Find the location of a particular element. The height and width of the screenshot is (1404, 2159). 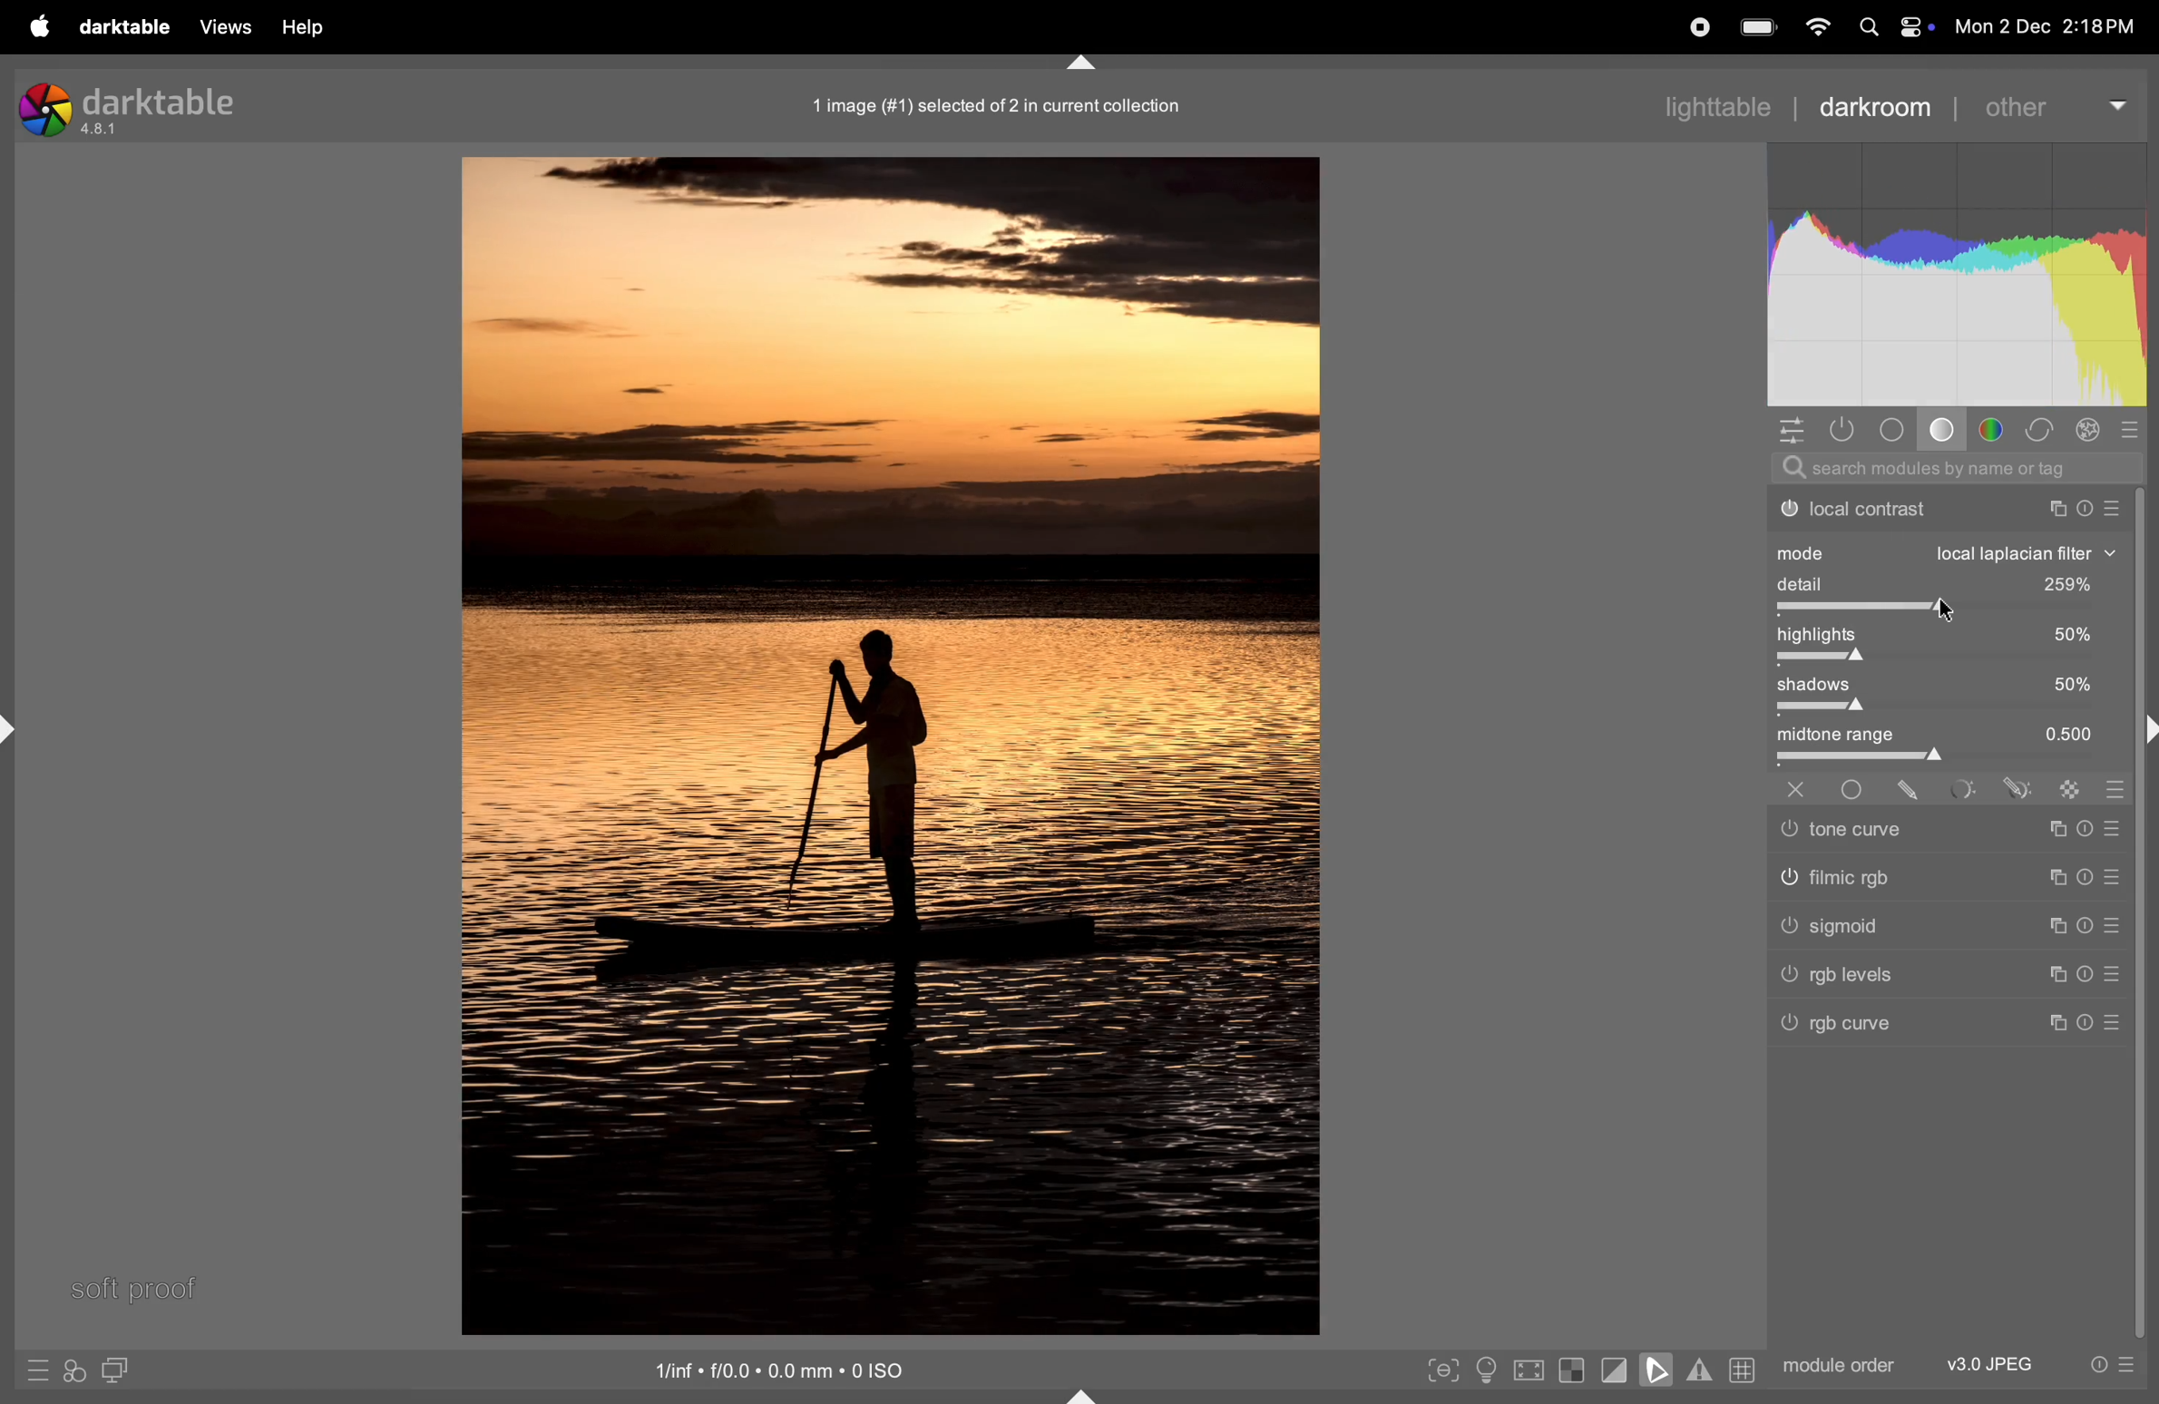

 is located at coordinates (1798, 787).